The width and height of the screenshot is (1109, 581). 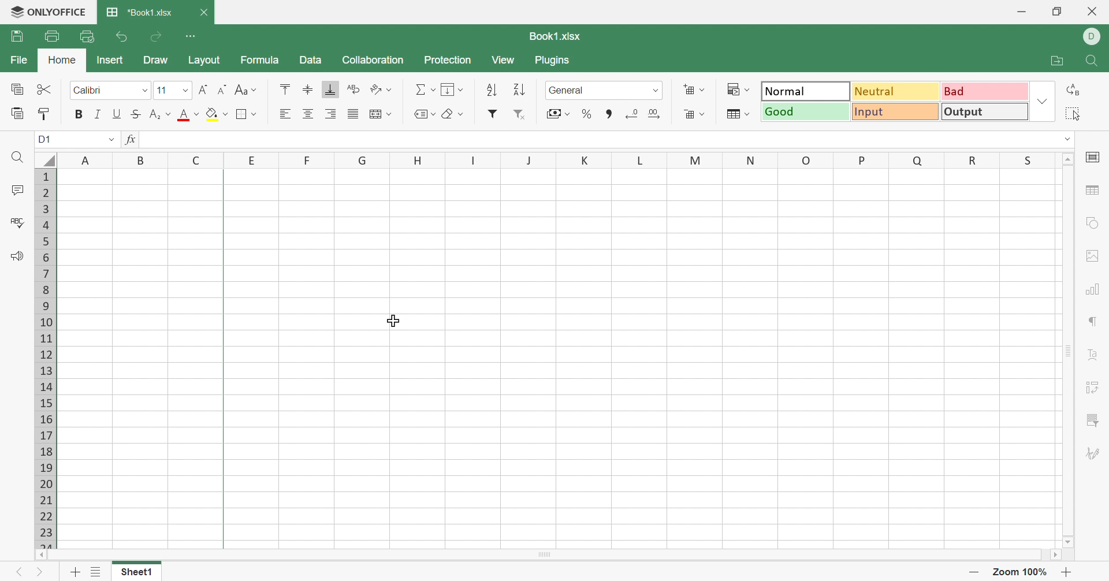 I want to click on Insert filter, so click(x=493, y=113).